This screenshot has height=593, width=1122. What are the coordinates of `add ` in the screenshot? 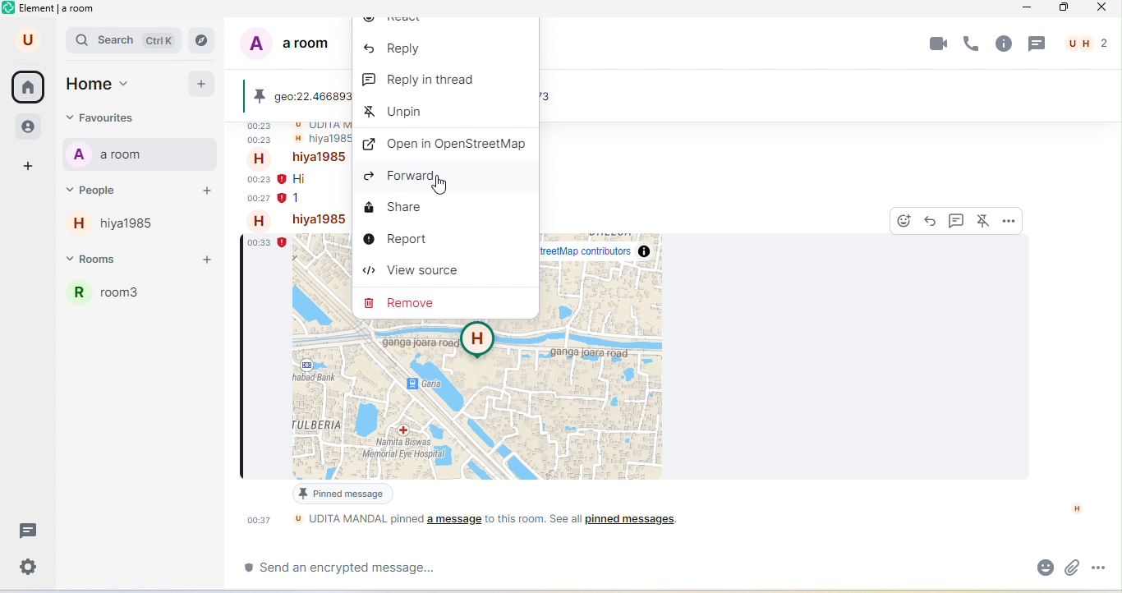 It's located at (202, 85).